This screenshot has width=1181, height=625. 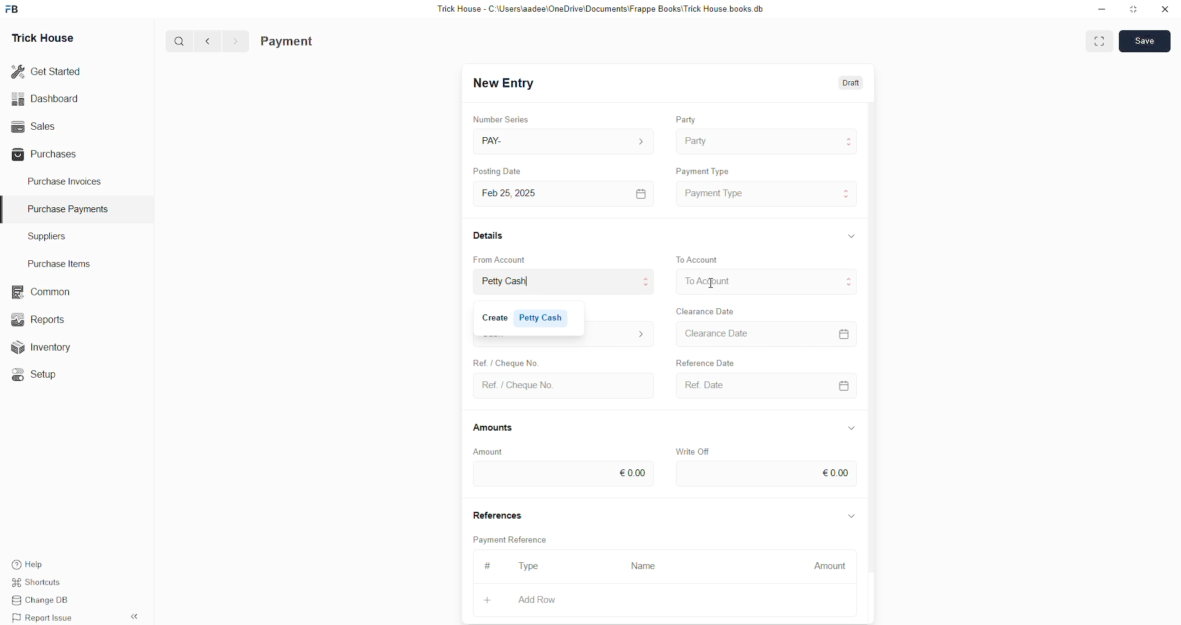 I want to click on Number Series, so click(x=504, y=117).